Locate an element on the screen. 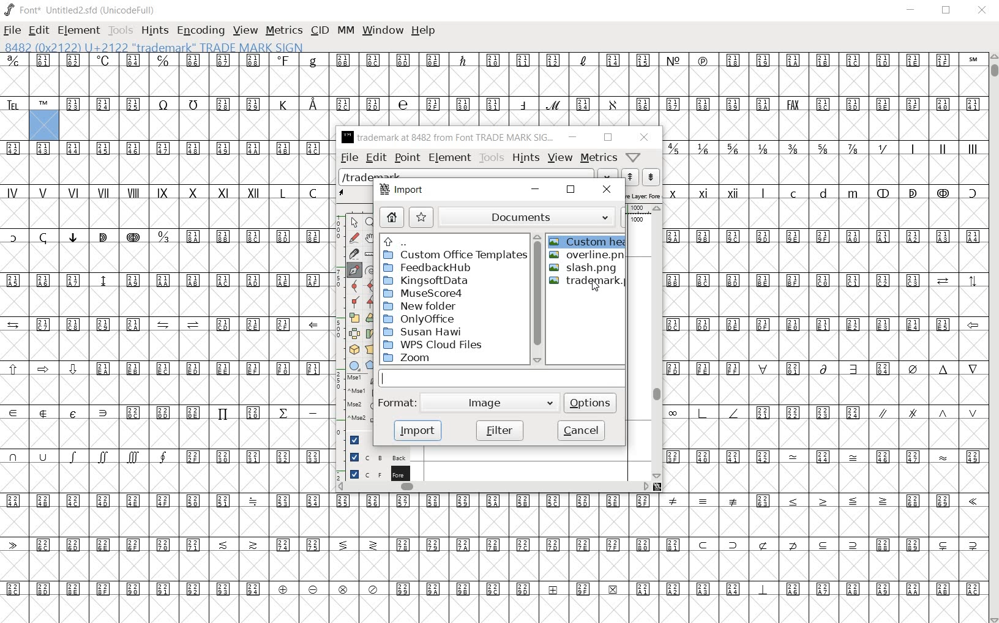 The image size is (999, 623). slot is located at coordinates (493, 610).